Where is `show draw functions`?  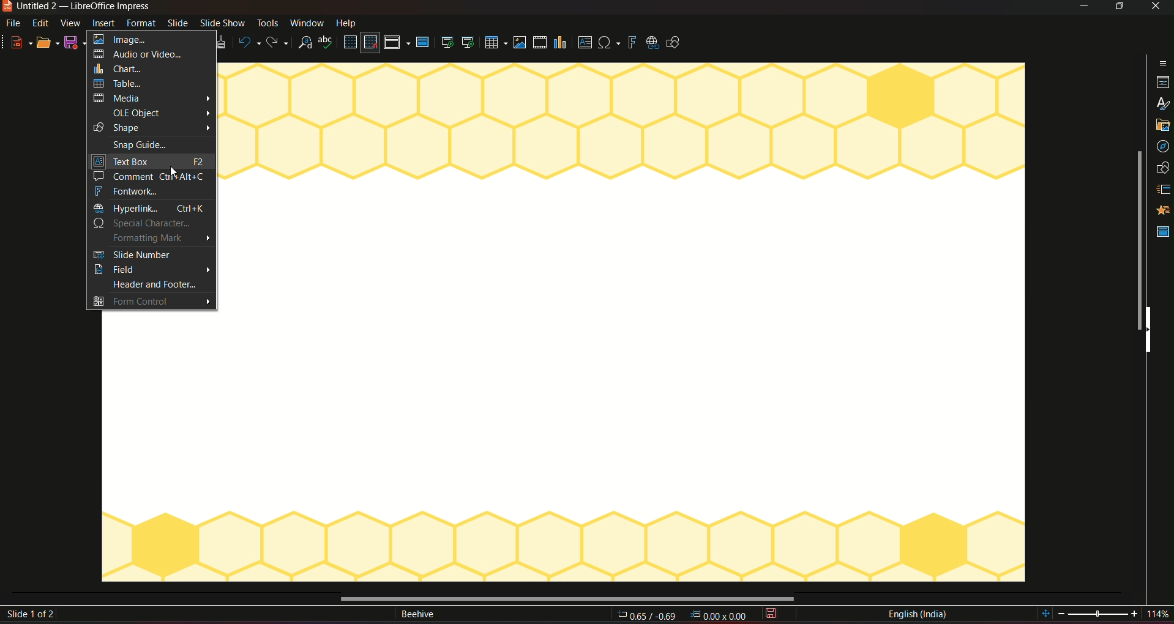 show draw functions is located at coordinates (677, 43).